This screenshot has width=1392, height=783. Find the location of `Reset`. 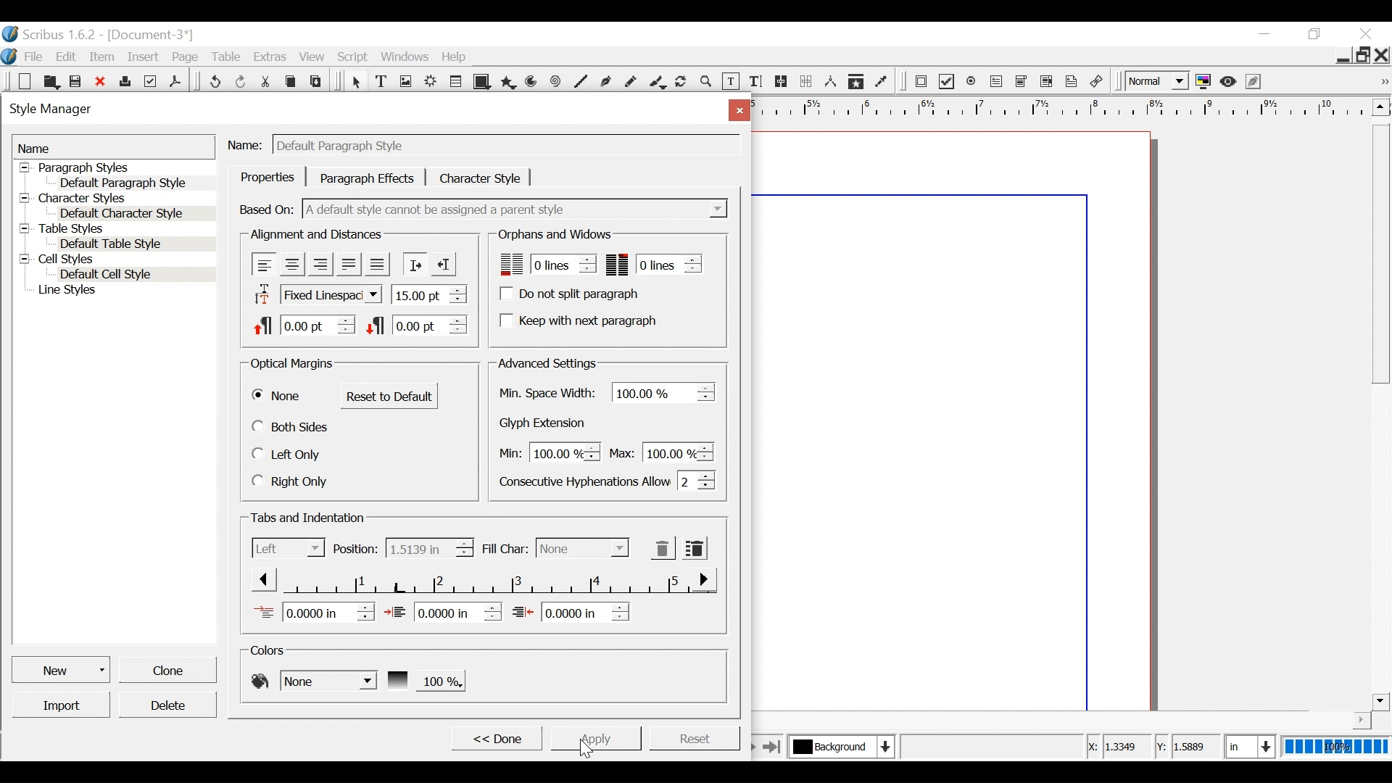

Reset is located at coordinates (694, 737).